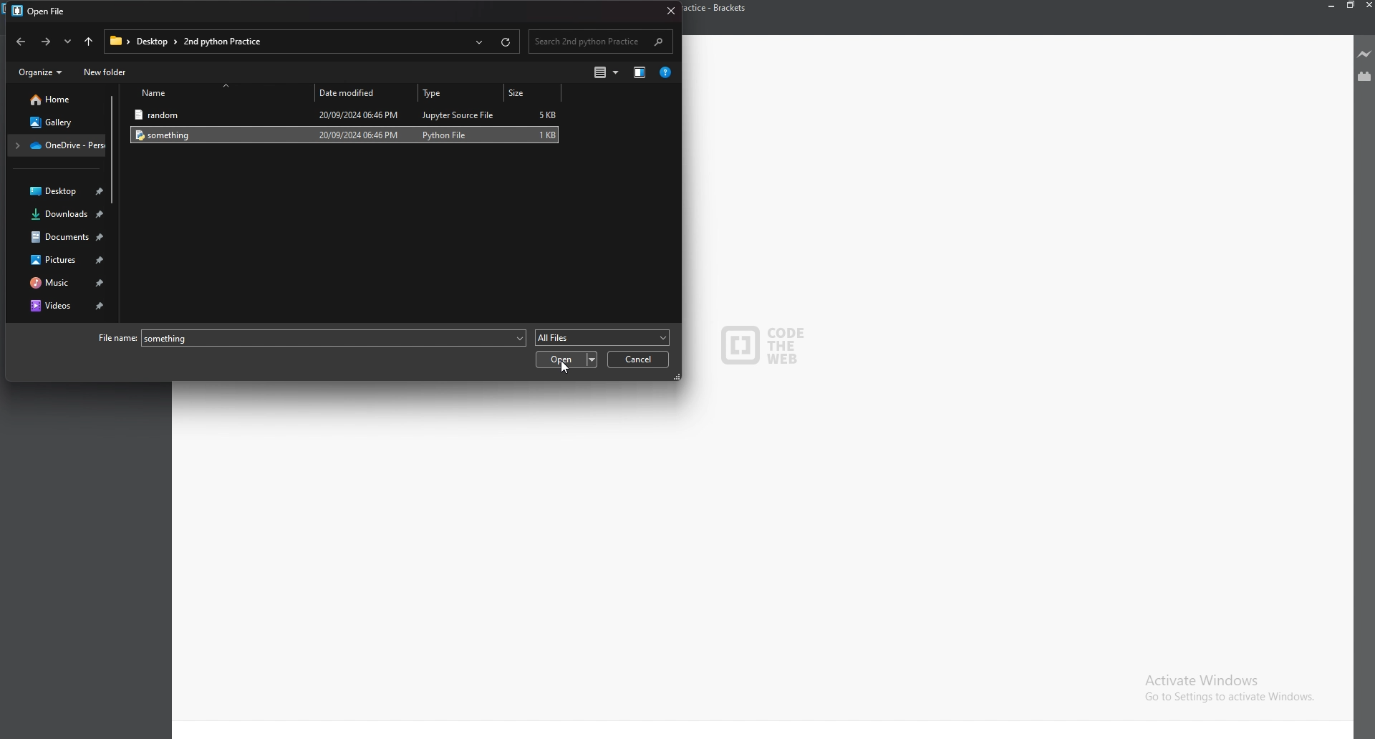 The width and height of the screenshot is (1375, 739). What do you see at coordinates (607, 72) in the screenshot?
I see `change view` at bounding box center [607, 72].